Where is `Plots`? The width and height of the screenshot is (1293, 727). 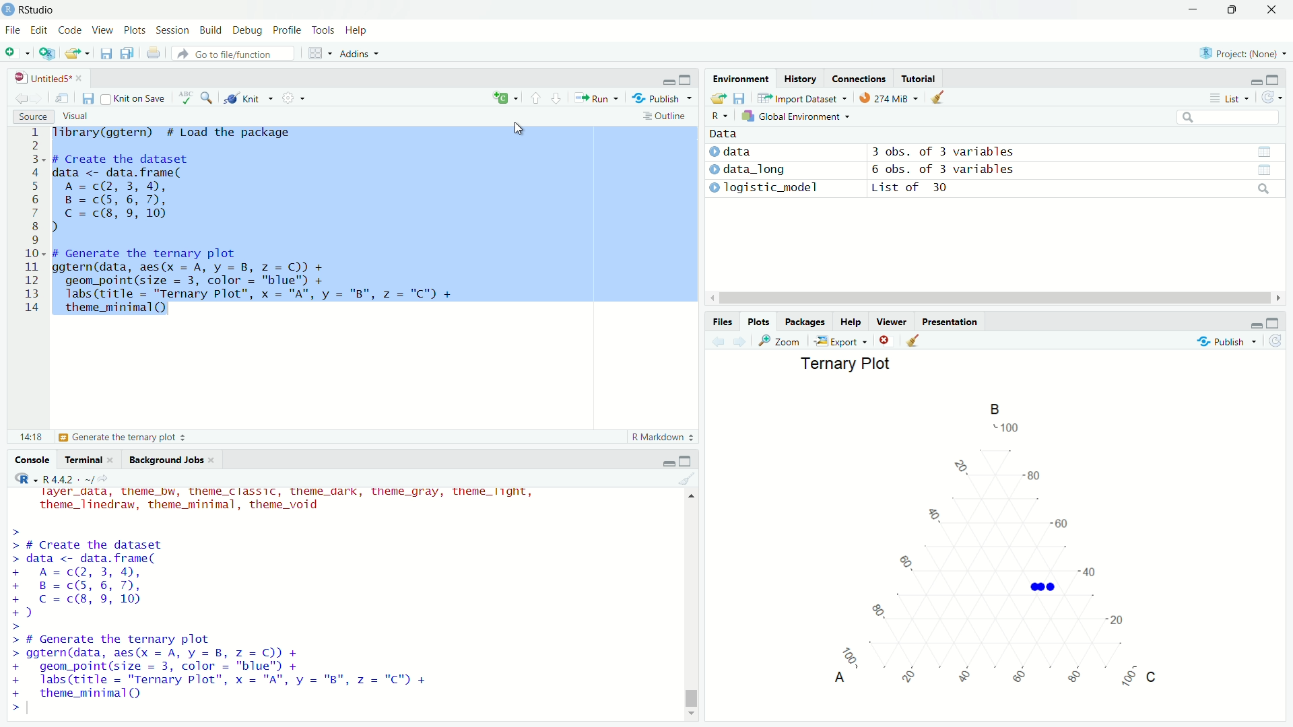
Plots is located at coordinates (757, 320).